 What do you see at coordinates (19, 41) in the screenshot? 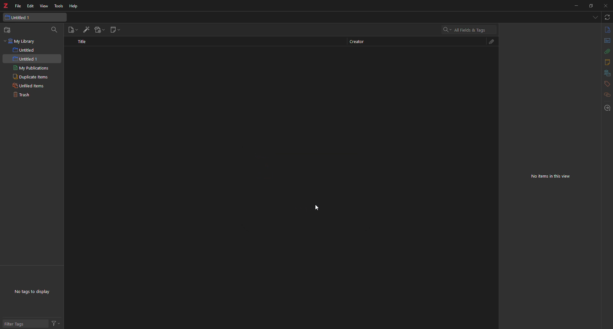
I see `my library` at bounding box center [19, 41].